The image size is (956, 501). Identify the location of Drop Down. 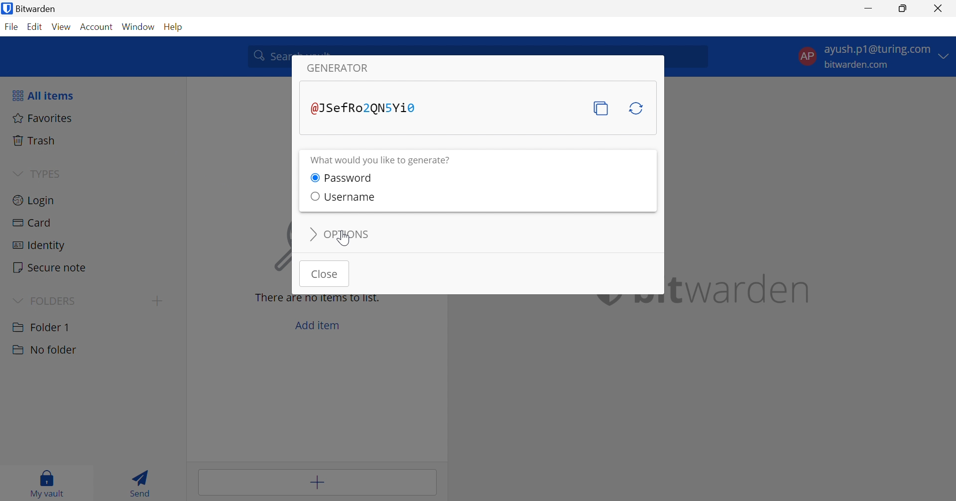
(17, 172).